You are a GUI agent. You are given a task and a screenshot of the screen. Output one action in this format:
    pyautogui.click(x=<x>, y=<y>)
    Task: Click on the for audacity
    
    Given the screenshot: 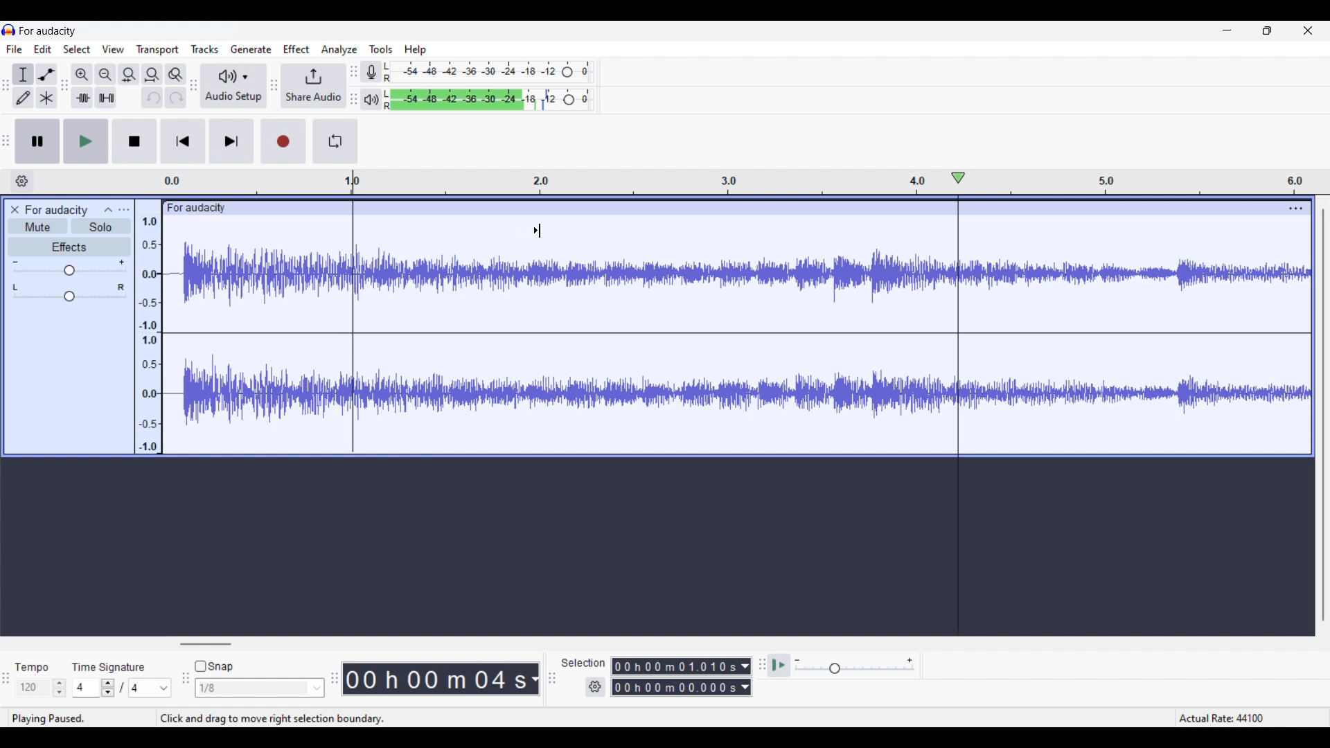 What is the action you would take?
    pyautogui.click(x=48, y=31)
    